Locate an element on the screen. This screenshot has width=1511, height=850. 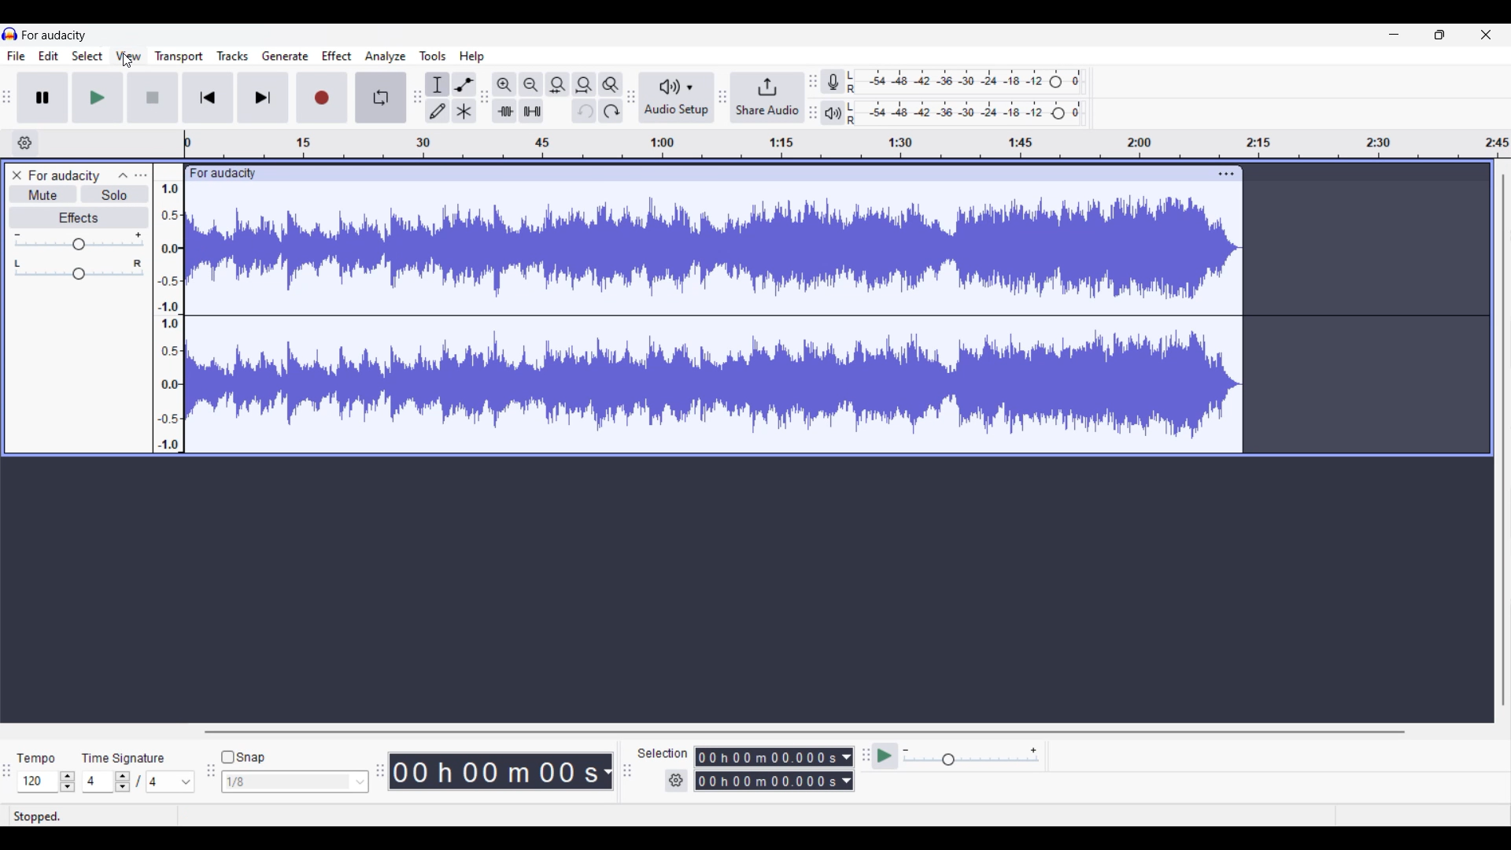
Multi tool is located at coordinates (463, 111).